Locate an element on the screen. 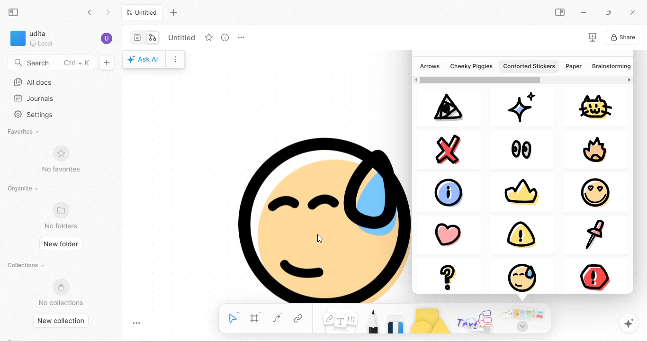 The height and width of the screenshot is (342, 647). frame is located at coordinates (256, 317).